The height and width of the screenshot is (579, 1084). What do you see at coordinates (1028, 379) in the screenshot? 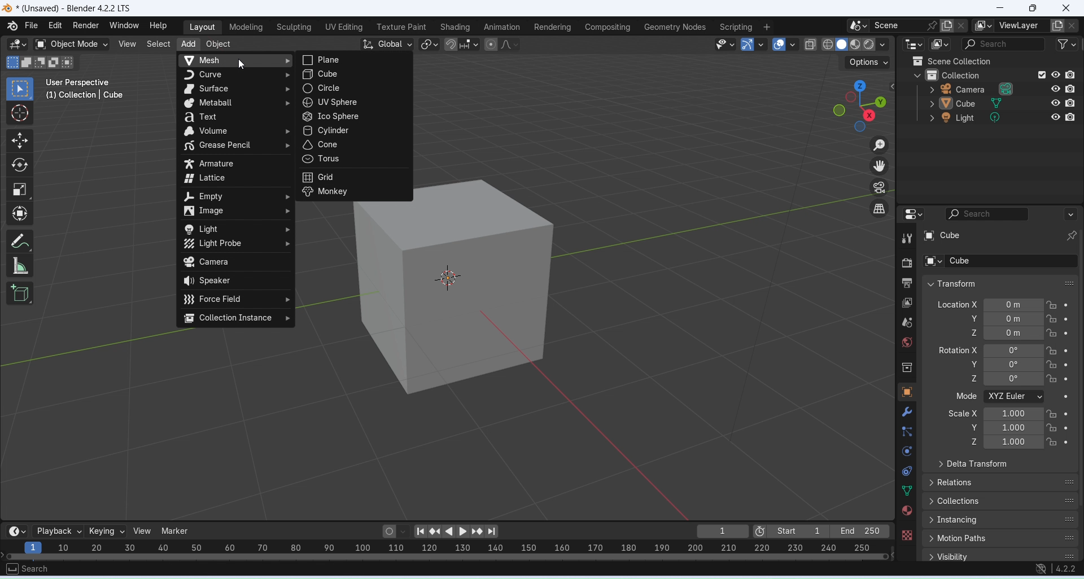
I see `Rotation Z` at bounding box center [1028, 379].